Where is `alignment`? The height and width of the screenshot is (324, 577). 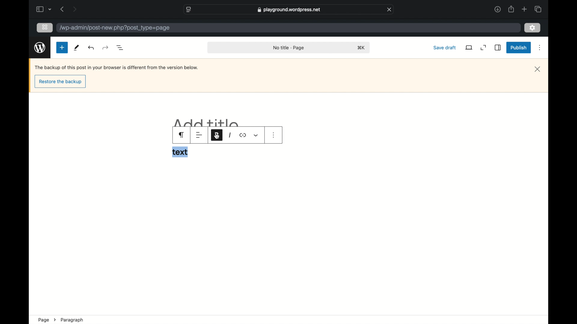
alignment is located at coordinates (199, 135).